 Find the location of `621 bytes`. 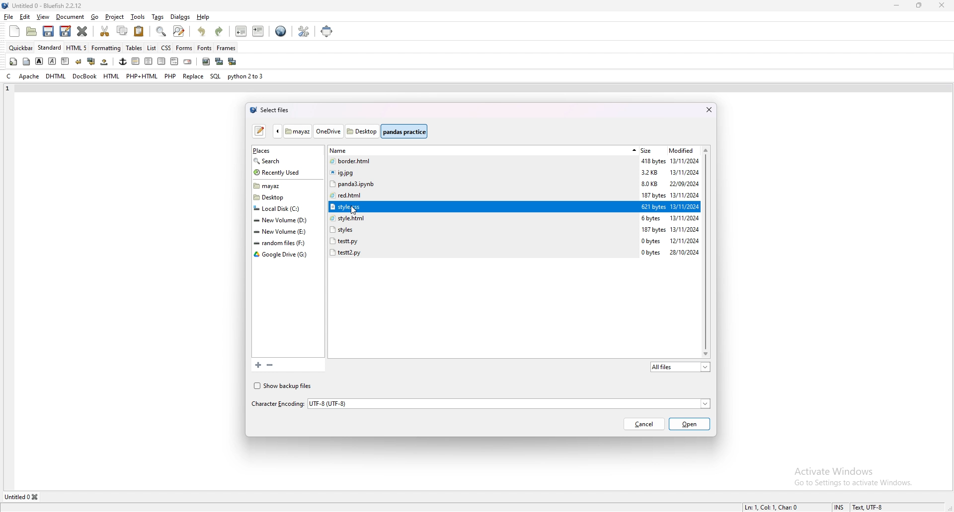

621 bytes is located at coordinates (654, 207).